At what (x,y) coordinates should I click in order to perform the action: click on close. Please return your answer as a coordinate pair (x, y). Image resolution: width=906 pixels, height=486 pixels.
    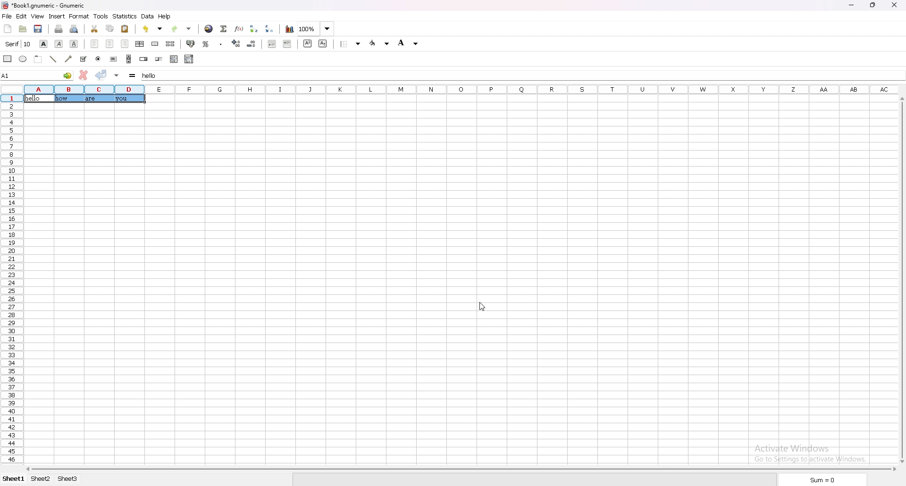
    Looking at the image, I should click on (895, 5).